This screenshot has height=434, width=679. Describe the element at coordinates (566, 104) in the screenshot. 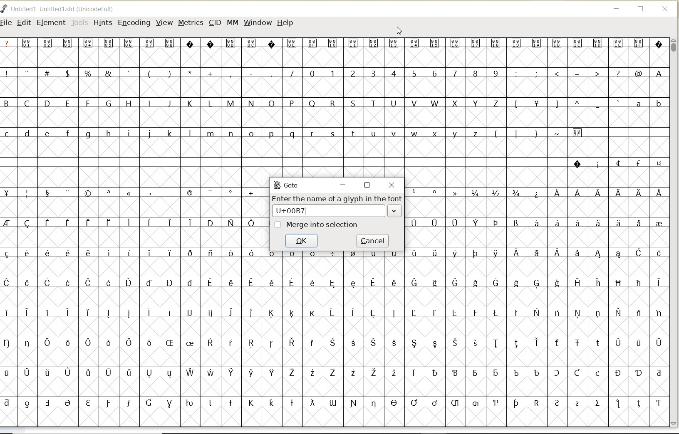

I see `` at that location.